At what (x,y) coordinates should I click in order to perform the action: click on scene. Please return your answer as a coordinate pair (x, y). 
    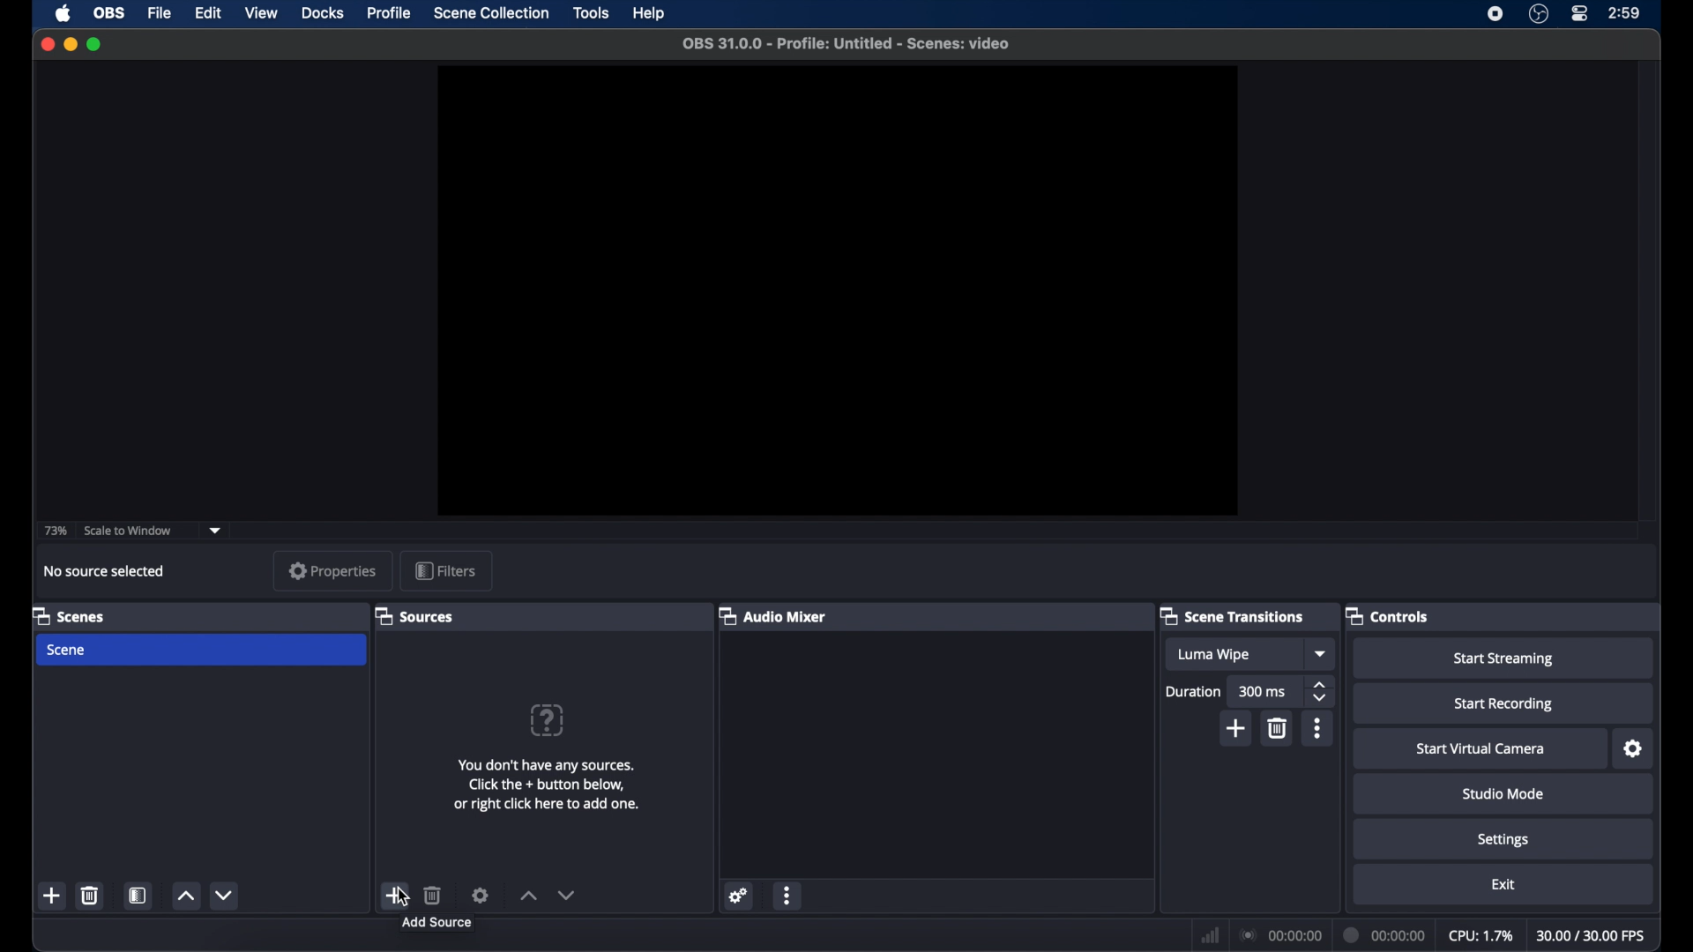
    Looking at the image, I should click on (67, 651).